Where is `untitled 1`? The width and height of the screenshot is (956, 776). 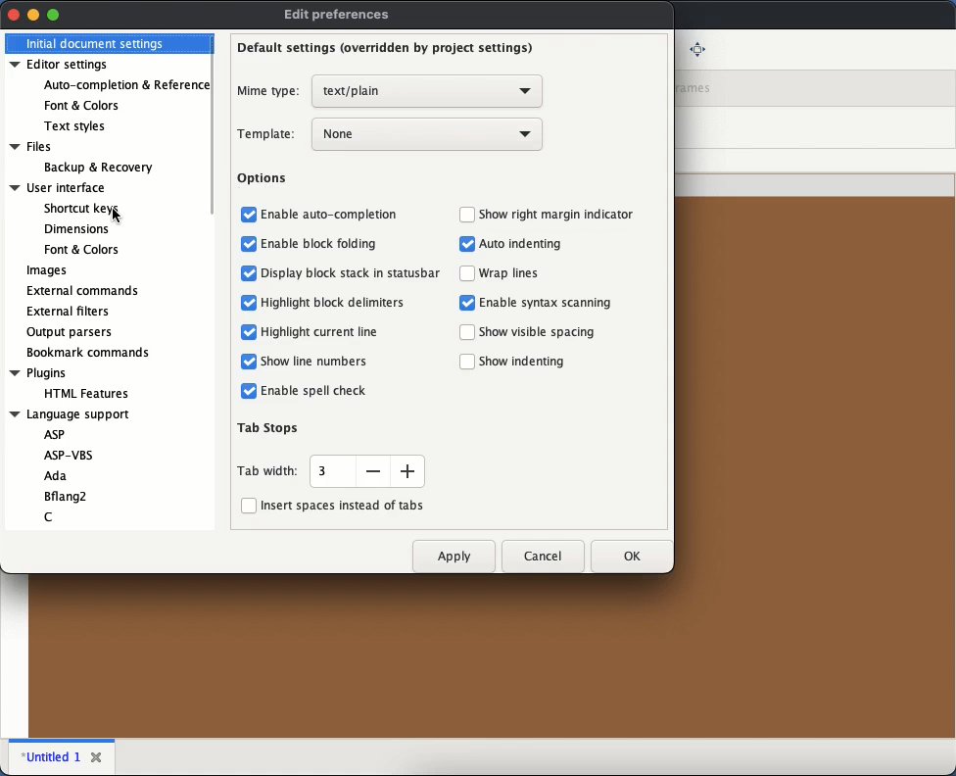
untitled 1 is located at coordinates (50, 756).